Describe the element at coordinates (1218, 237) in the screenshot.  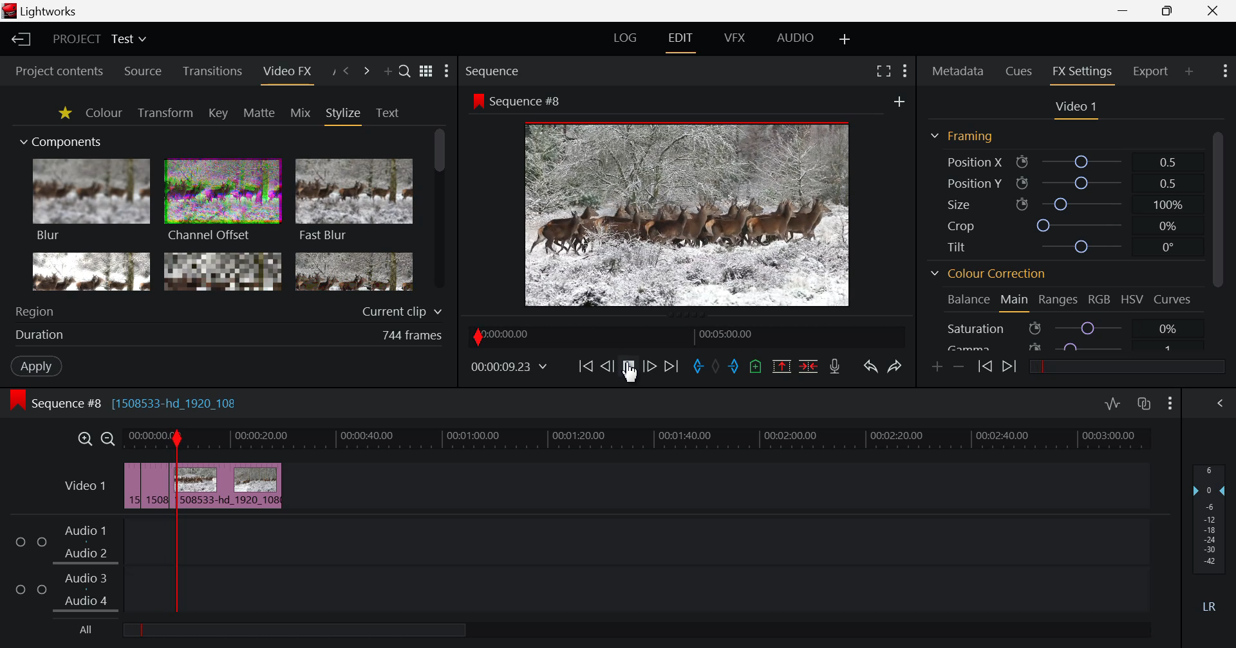
I see `Scroll Bar` at that location.